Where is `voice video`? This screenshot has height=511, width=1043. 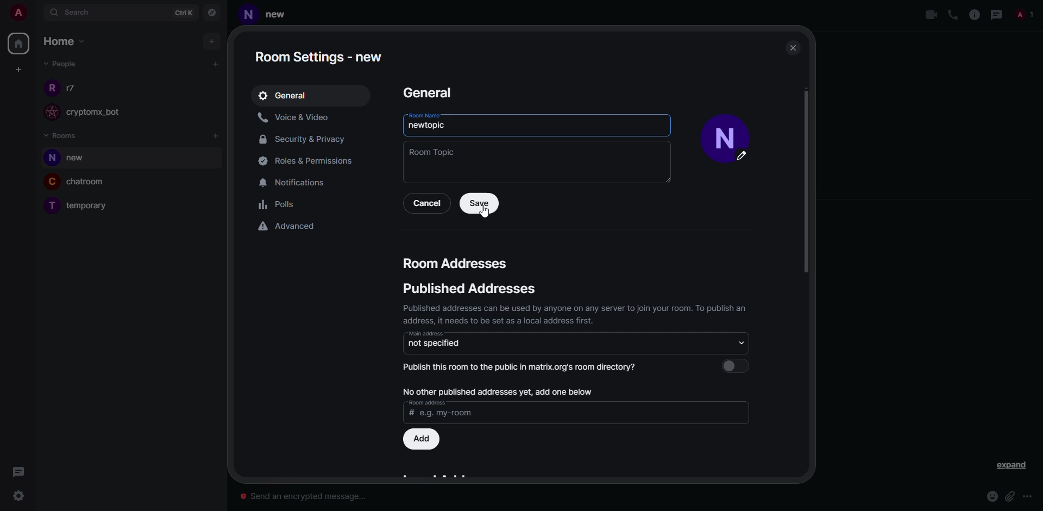 voice video is located at coordinates (296, 117).